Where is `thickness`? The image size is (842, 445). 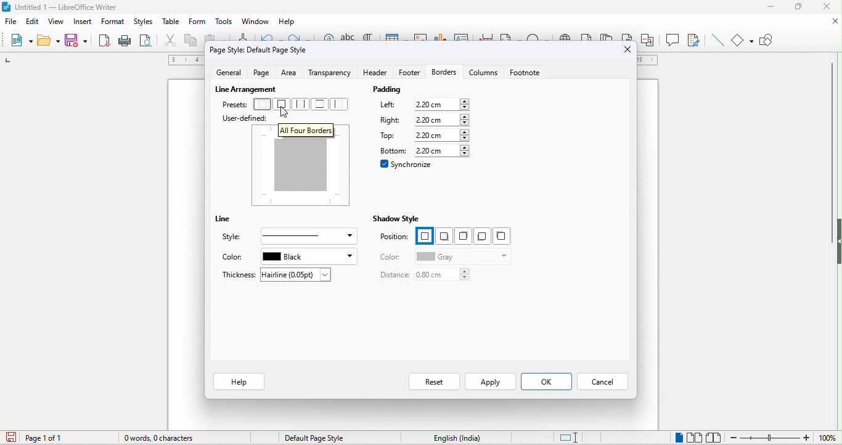 thickness is located at coordinates (238, 276).